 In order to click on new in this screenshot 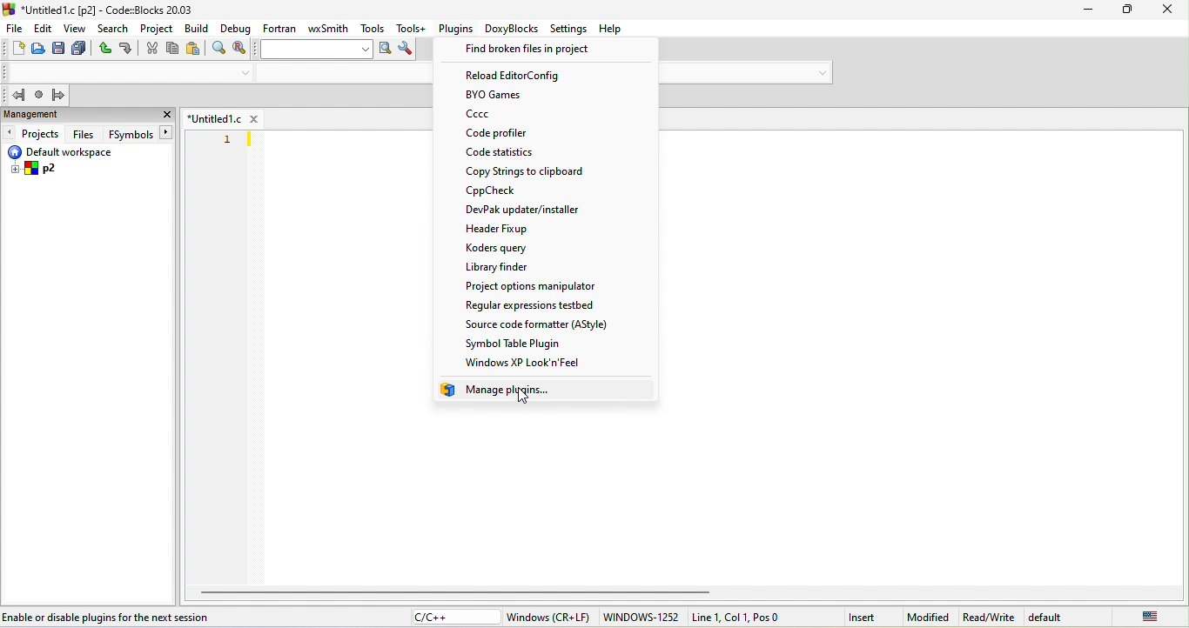, I will do `click(15, 48)`.